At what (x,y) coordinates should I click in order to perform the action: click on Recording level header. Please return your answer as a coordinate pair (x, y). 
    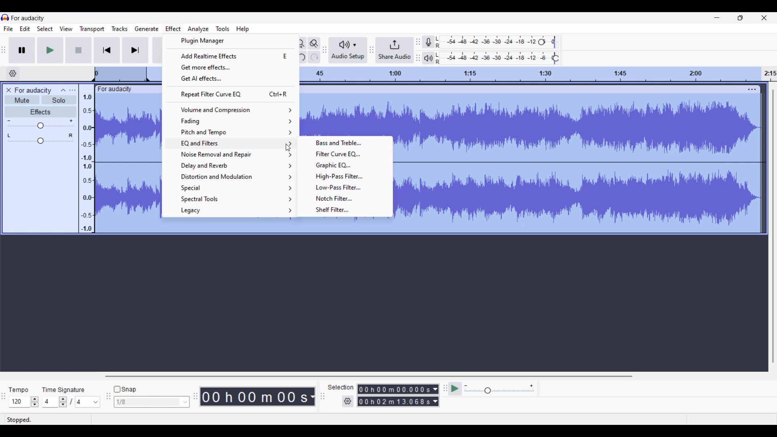
    Looking at the image, I should click on (541, 42).